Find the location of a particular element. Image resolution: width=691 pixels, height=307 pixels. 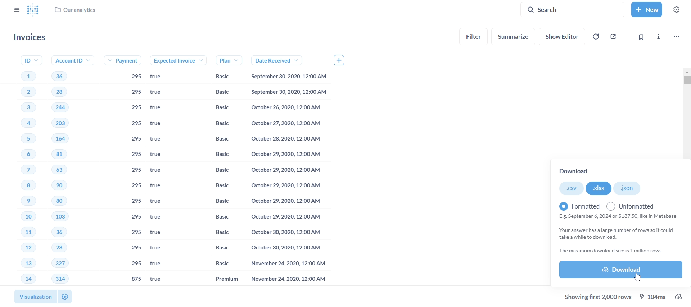

basic is located at coordinates (216, 264).